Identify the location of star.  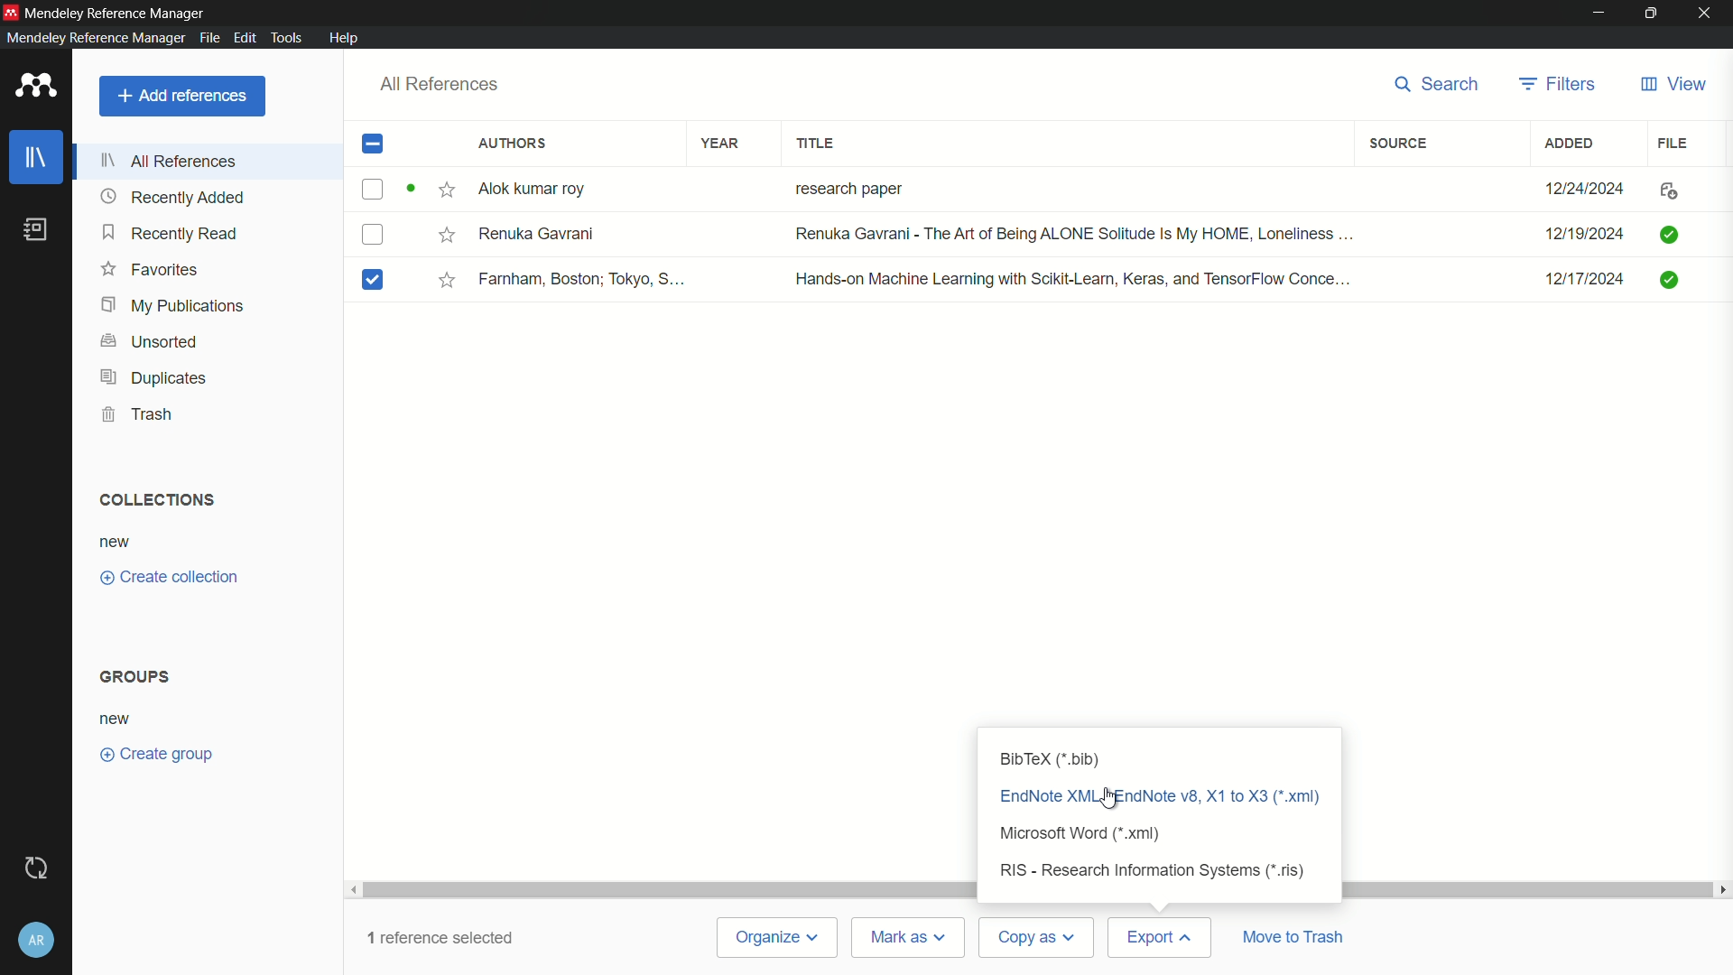
(443, 282).